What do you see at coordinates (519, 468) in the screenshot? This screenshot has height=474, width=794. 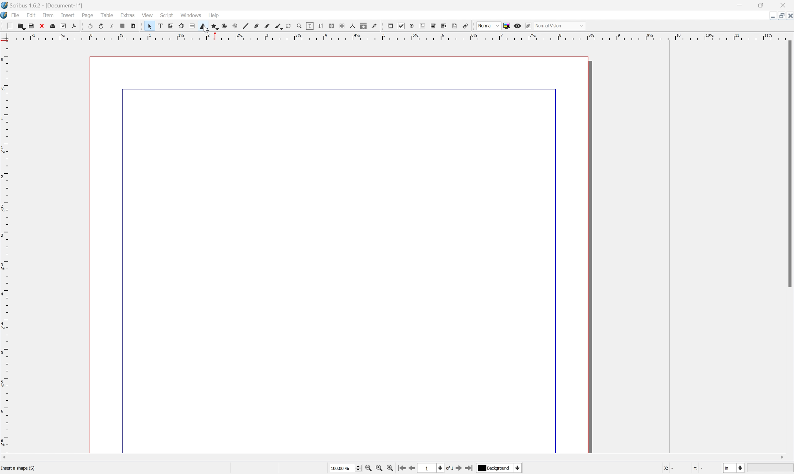 I see `Select current layer` at bounding box center [519, 468].